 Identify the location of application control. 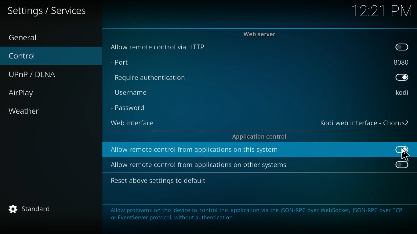
(259, 136).